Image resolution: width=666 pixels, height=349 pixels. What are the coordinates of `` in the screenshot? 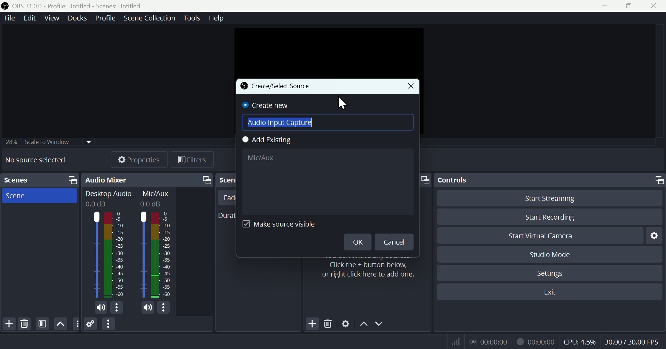 It's located at (555, 198).